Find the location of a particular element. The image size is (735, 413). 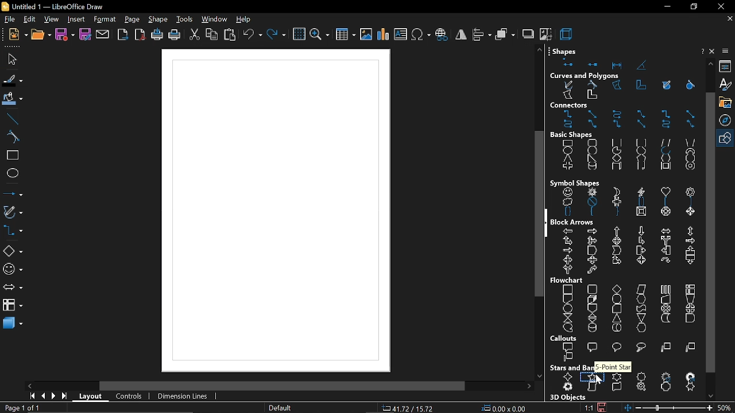

shape is located at coordinates (158, 20).